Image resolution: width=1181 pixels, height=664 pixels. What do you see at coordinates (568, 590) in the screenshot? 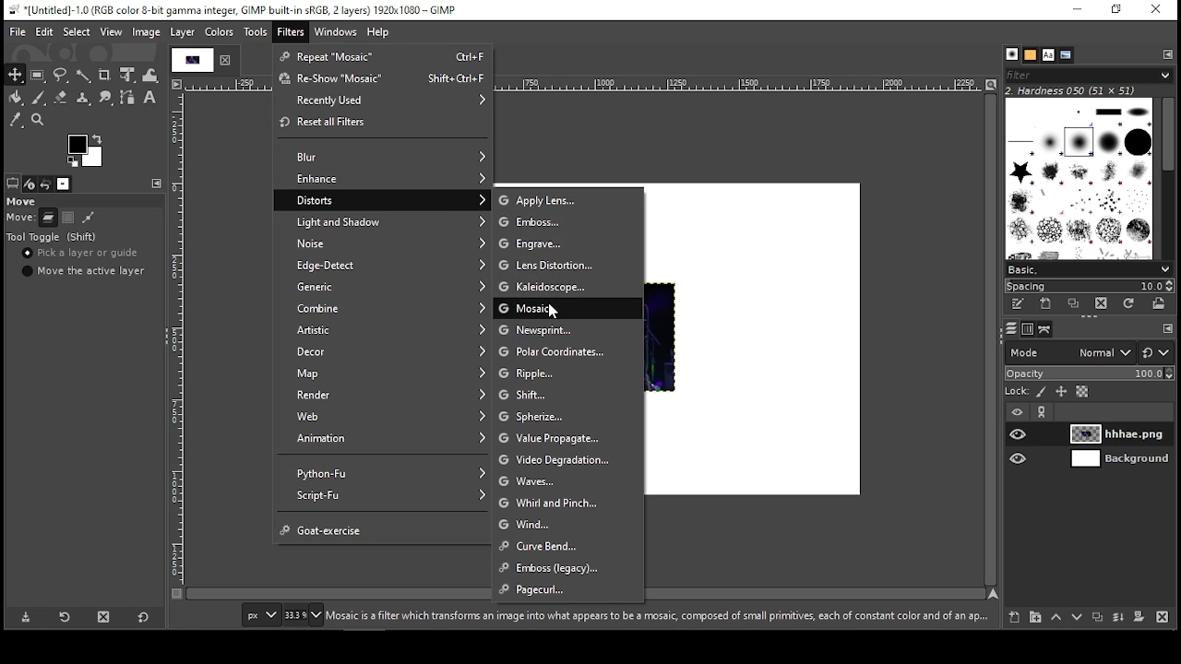
I see `pagecurl` at bounding box center [568, 590].